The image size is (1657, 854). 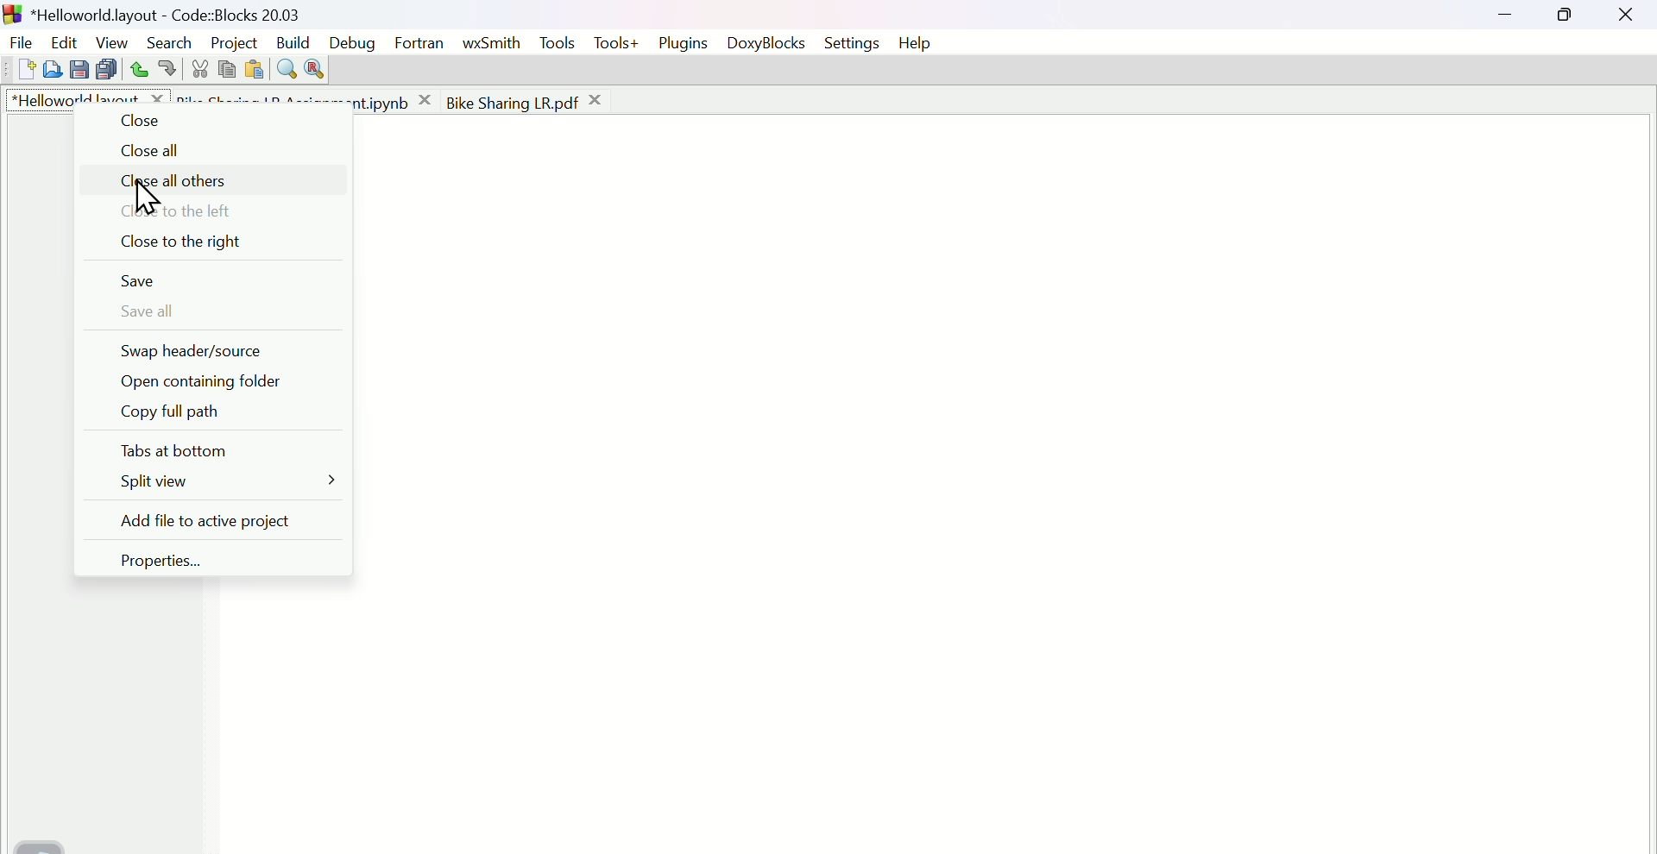 I want to click on Project, so click(x=232, y=39).